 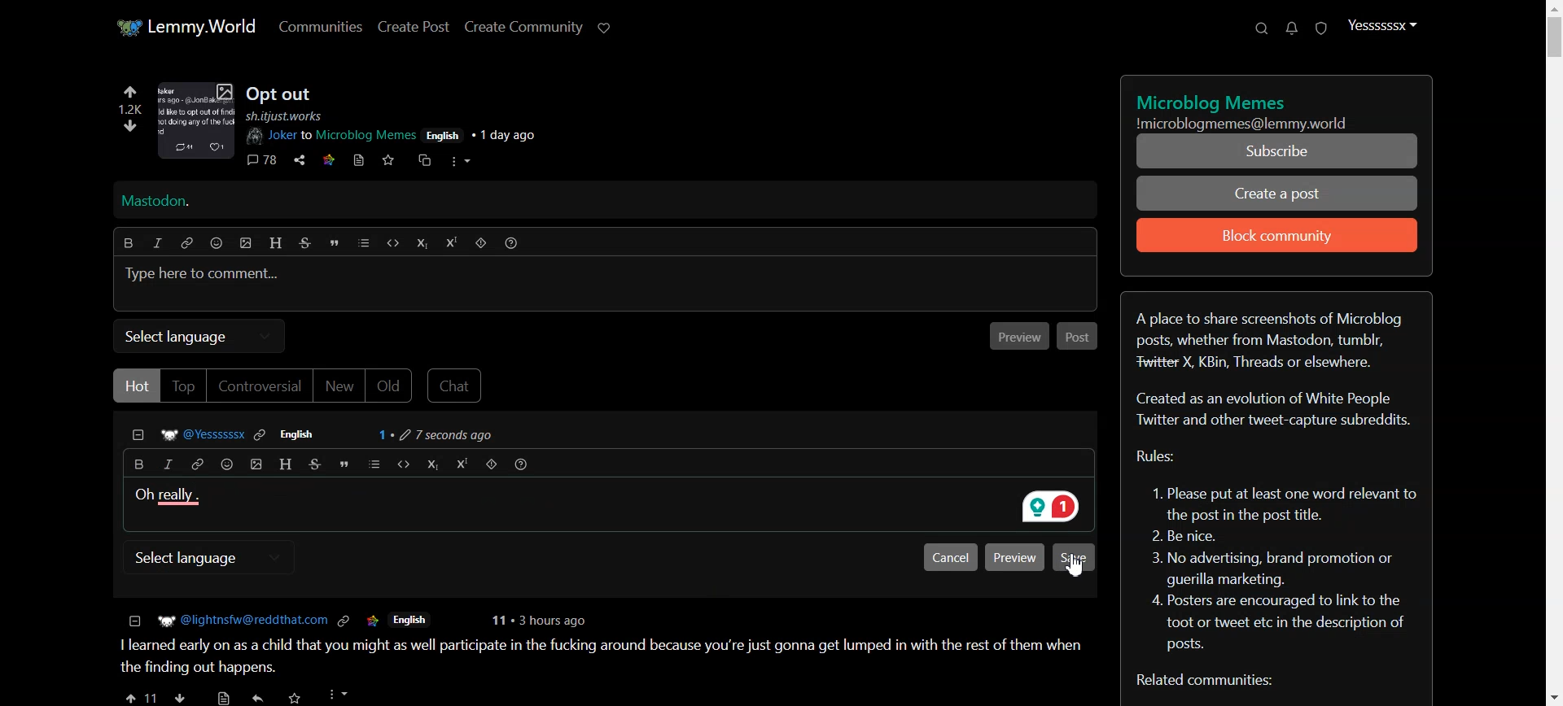 I want to click on Old, so click(x=390, y=386).